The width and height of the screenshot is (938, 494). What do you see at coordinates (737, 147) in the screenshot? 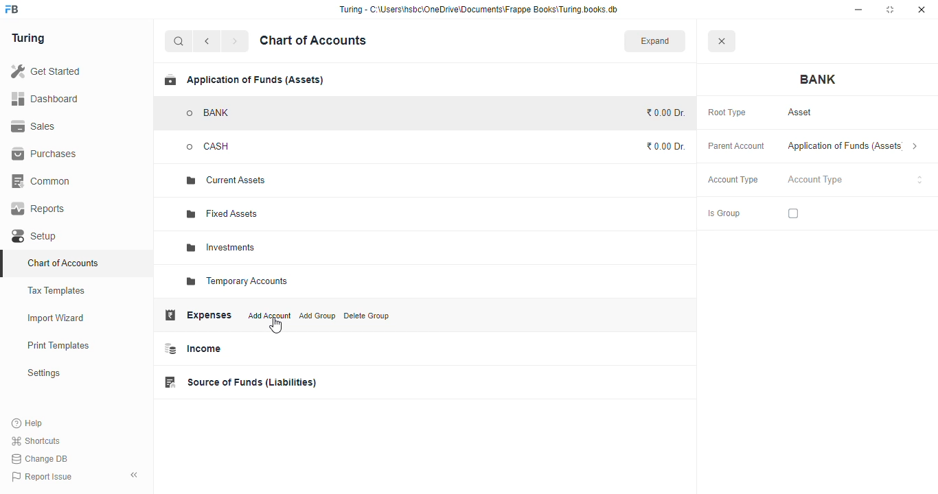
I see `parent account` at bounding box center [737, 147].